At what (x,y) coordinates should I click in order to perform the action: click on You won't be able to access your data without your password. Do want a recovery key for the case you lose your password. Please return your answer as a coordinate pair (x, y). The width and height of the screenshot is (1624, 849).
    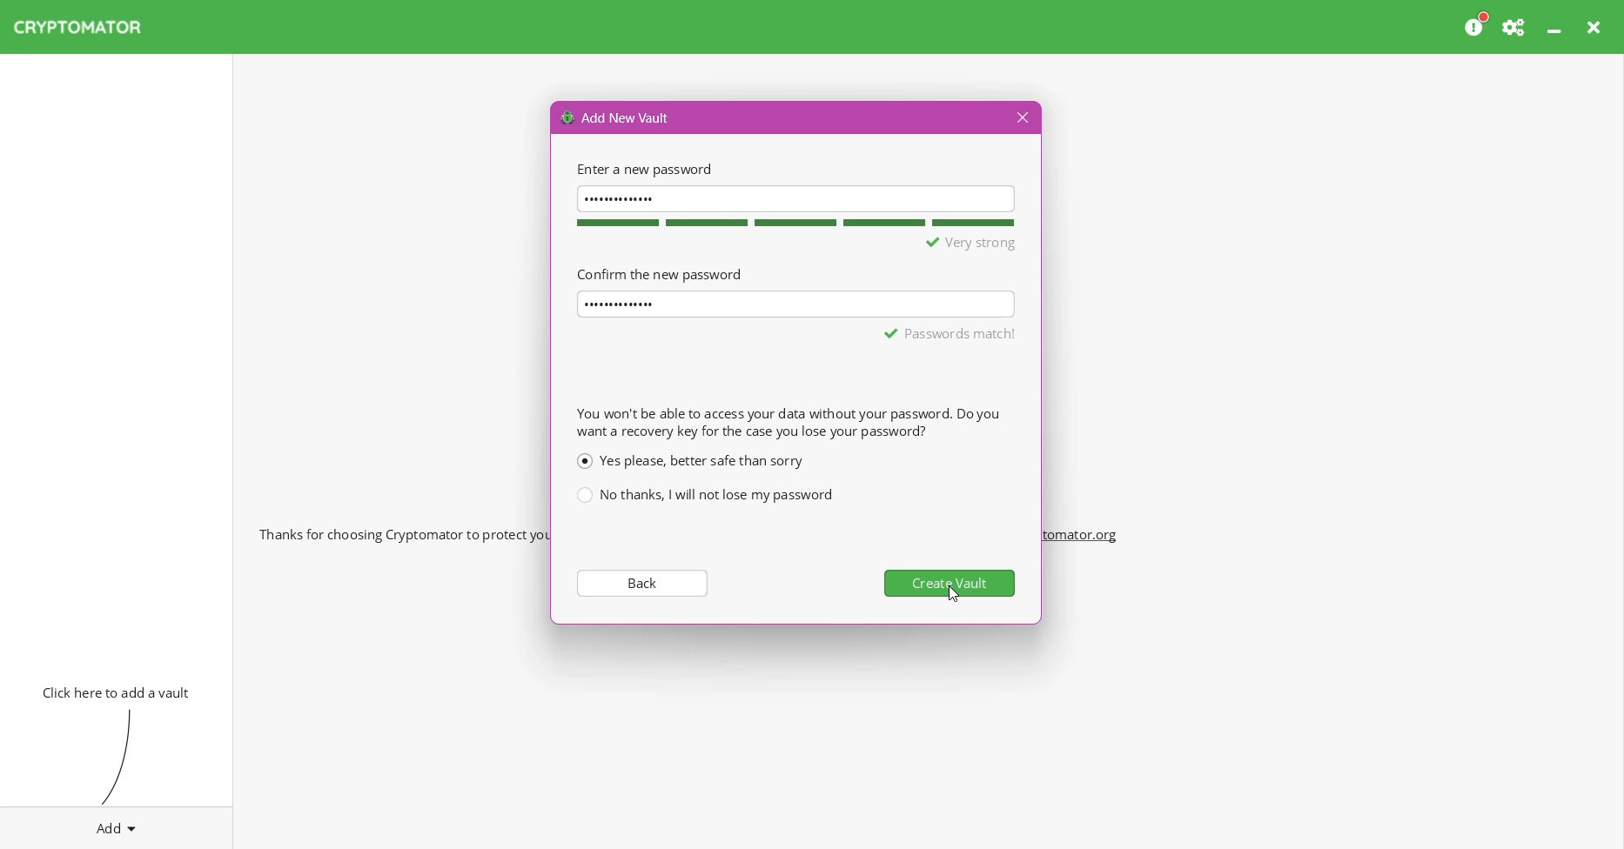
    Looking at the image, I should click on (788, 422).